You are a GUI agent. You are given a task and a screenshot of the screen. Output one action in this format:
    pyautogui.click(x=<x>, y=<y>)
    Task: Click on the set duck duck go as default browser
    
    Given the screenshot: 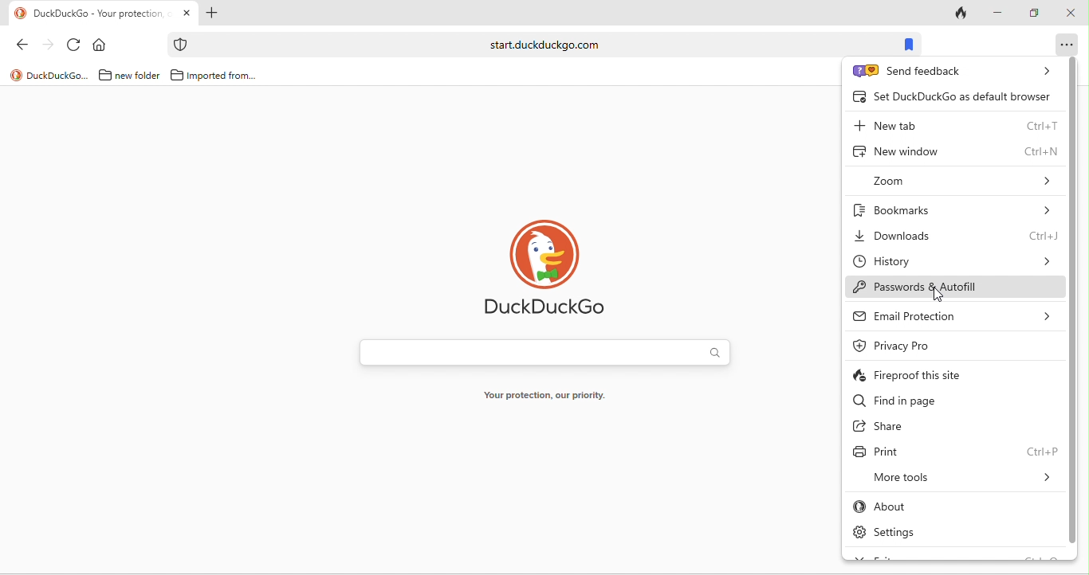 What is the action you would take?
    pyautogui.click(x=955, y=96)
    